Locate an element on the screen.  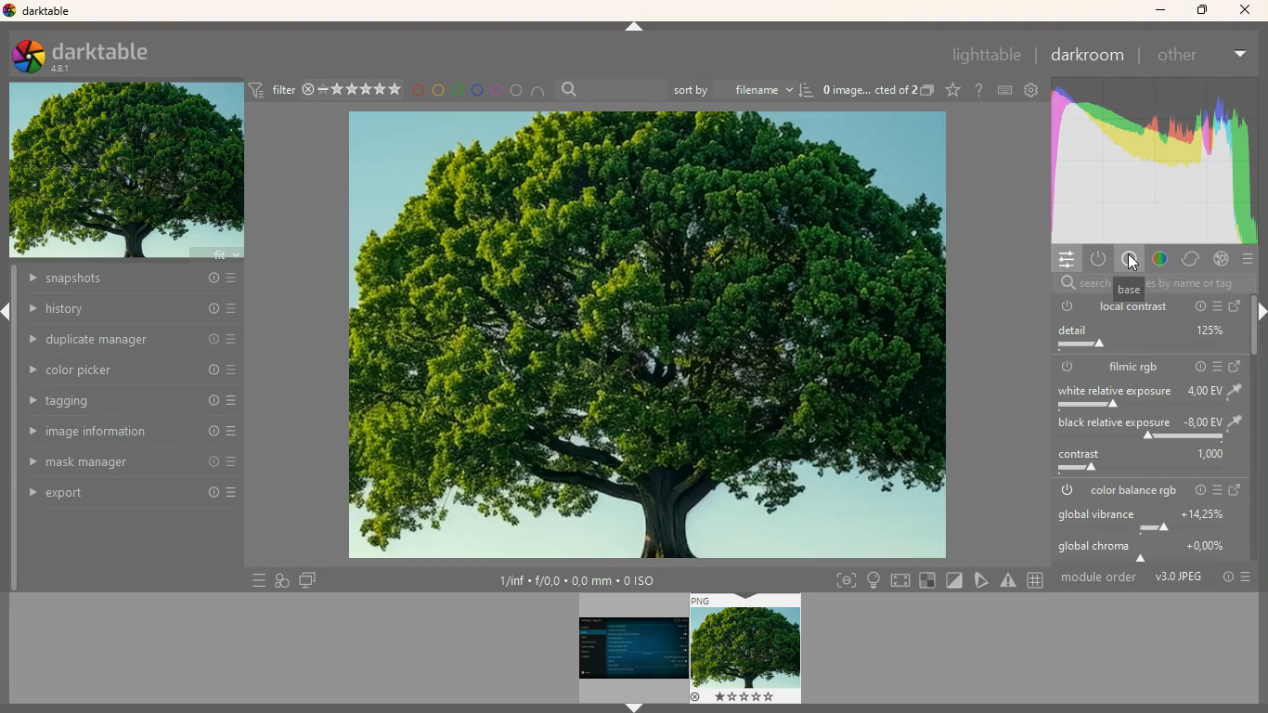
other is located at coordinates (1183, 58).